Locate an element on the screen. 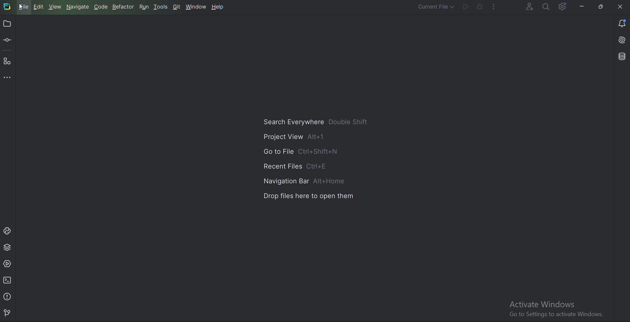 The image size is (630, 322). Git is located at coordinates (177, 7).